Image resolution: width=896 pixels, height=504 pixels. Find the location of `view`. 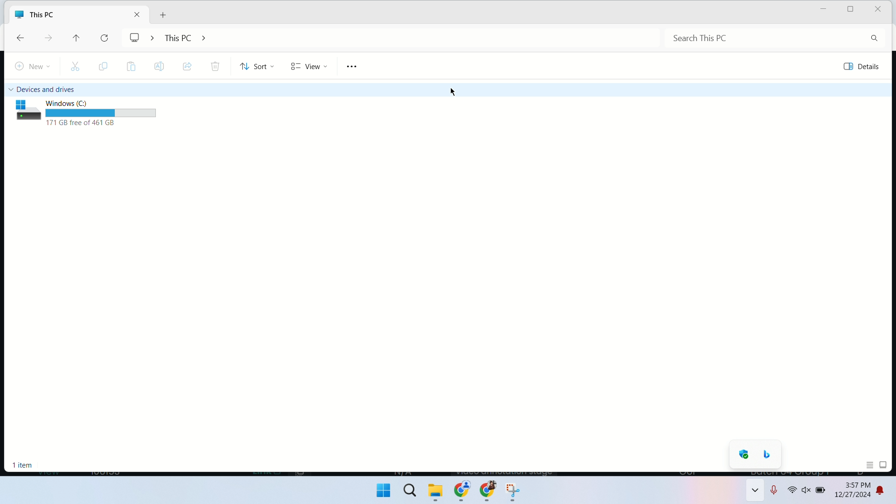

view is located at coordinates (864, 65).